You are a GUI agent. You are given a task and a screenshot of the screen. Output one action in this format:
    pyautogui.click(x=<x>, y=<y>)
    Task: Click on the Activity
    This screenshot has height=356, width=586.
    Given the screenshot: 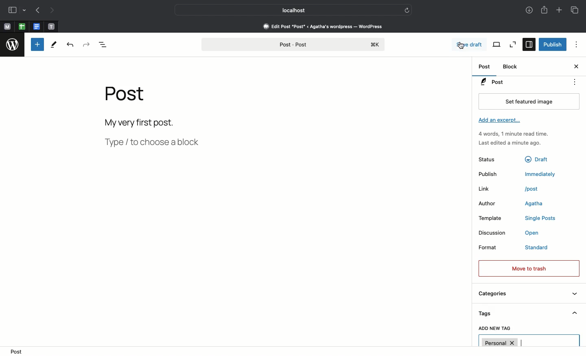 What is the action you would take?
    pyautogui.click(x=517, y=138)
    